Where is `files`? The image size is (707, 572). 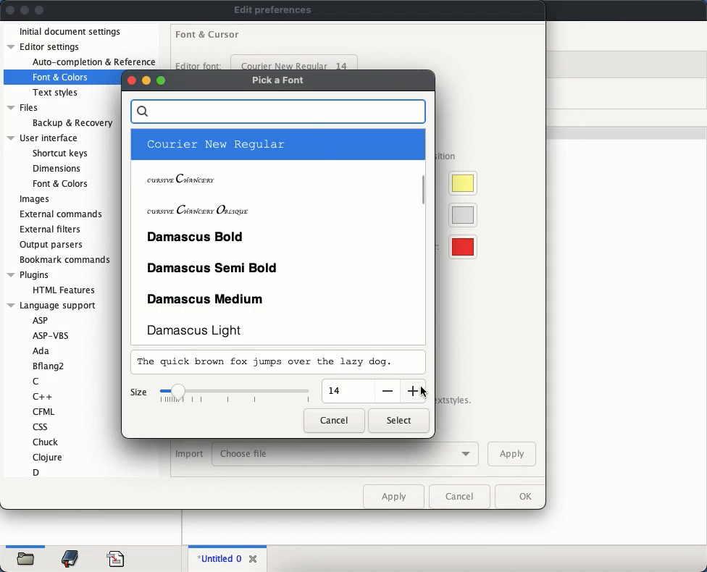 files is located at coordinates (25, 109).